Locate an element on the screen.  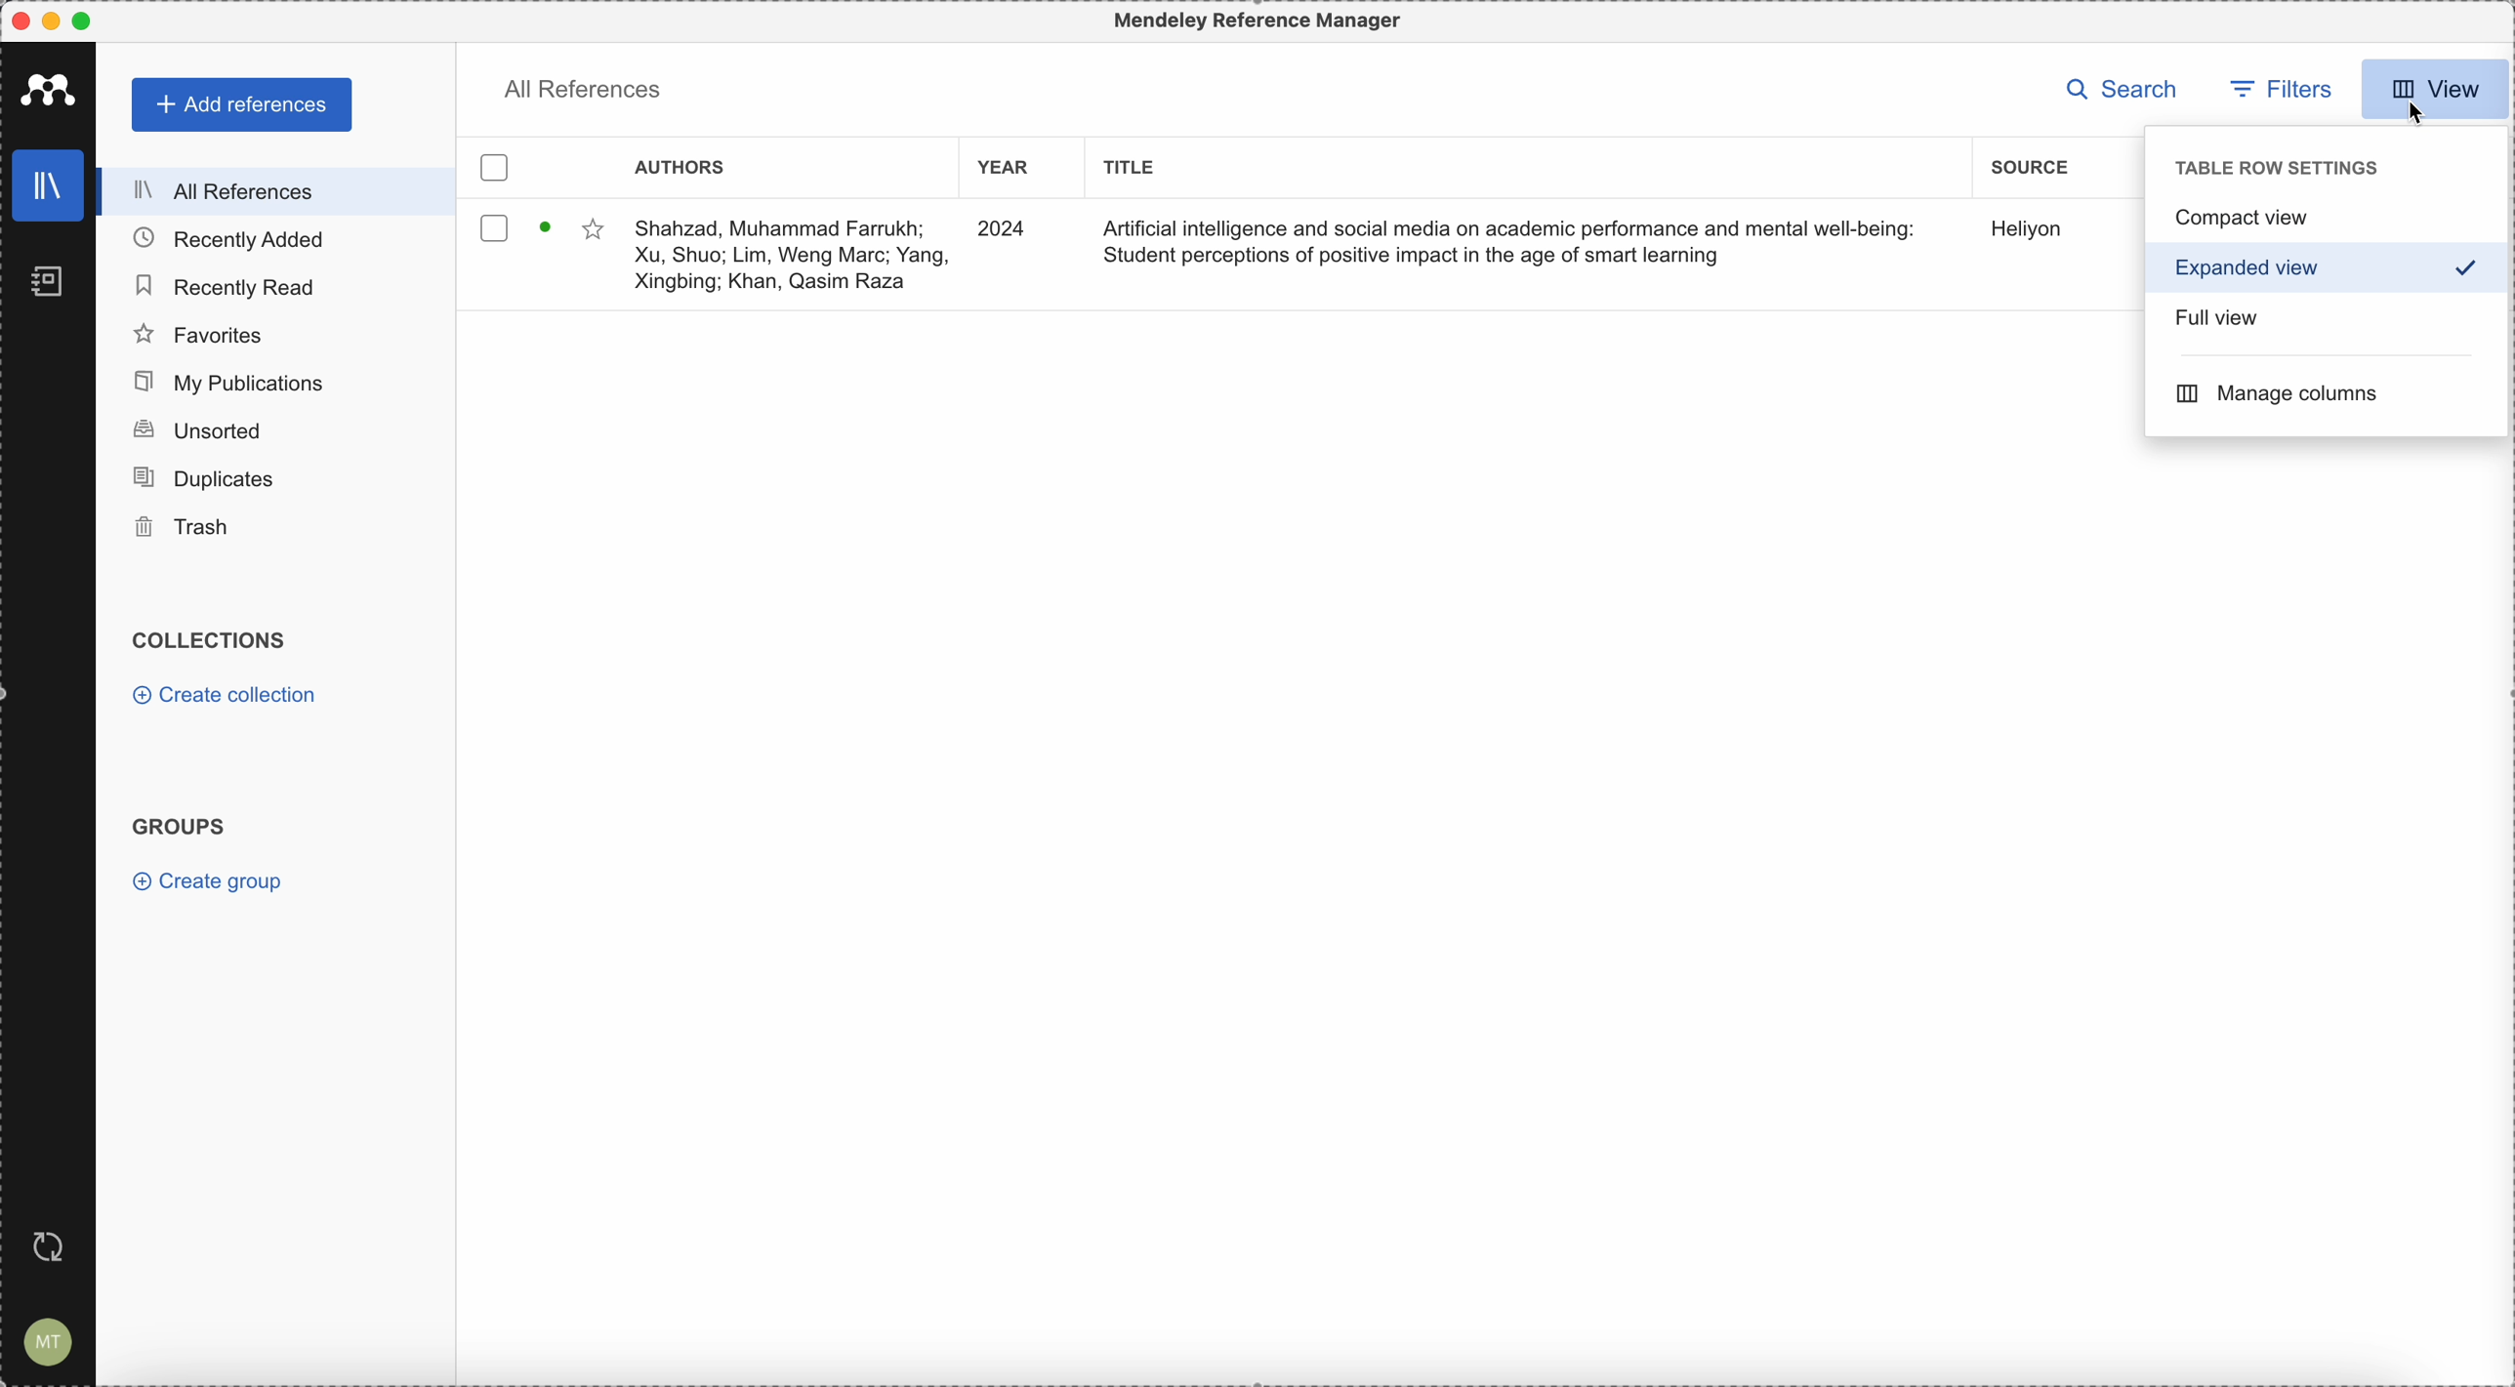
authors is located at coordinates (680, 170).